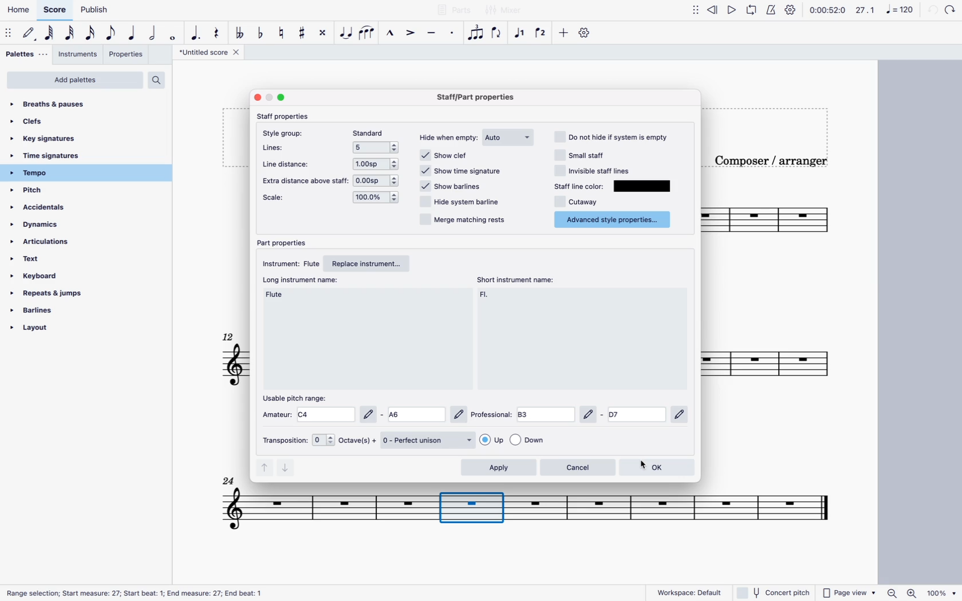 The height and width of the screenshot is (601, 962). What do you see at coordinates (45, 125) in the screenshot?
I see `clefs` at bounding box center [45, 125].